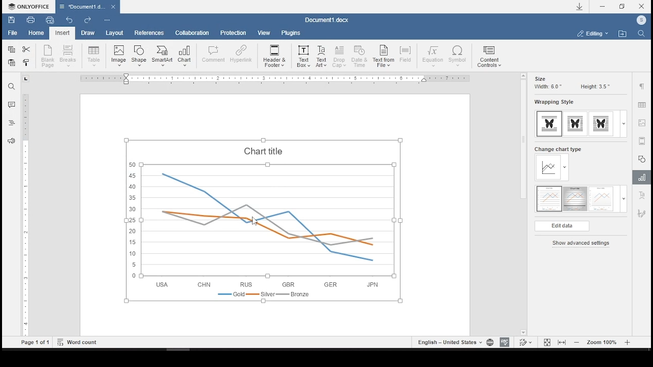 The width and height of the screenshot is (653, 367). I want to click on table settings, so click(641, 106).